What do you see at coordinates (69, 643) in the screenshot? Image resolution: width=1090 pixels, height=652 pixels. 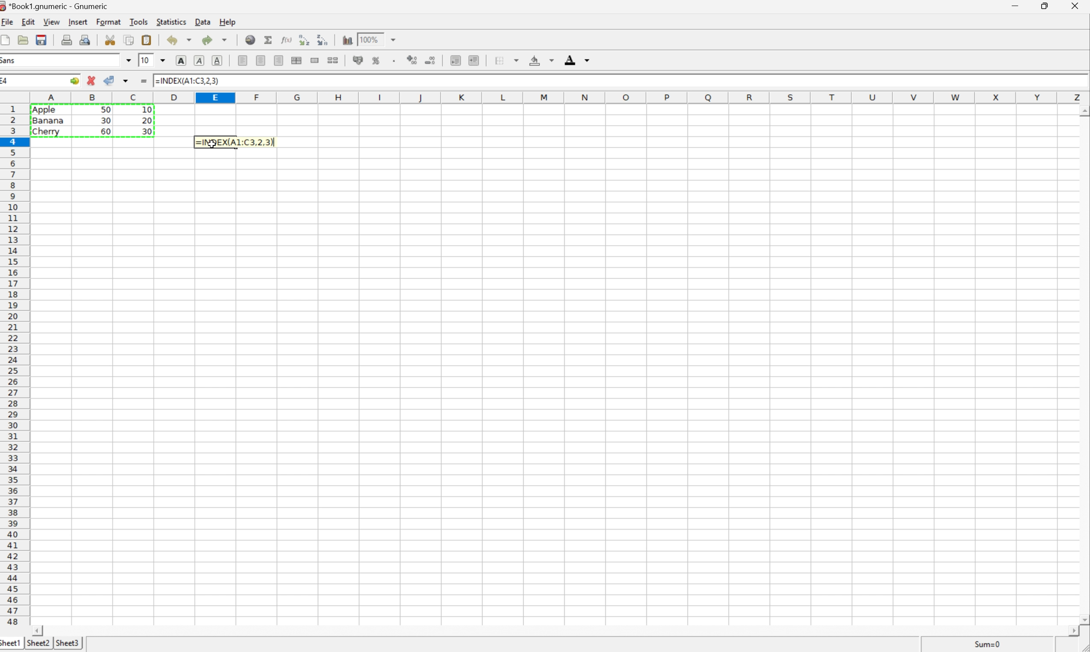 I see `sheet3` at bounding box center [69, 643].